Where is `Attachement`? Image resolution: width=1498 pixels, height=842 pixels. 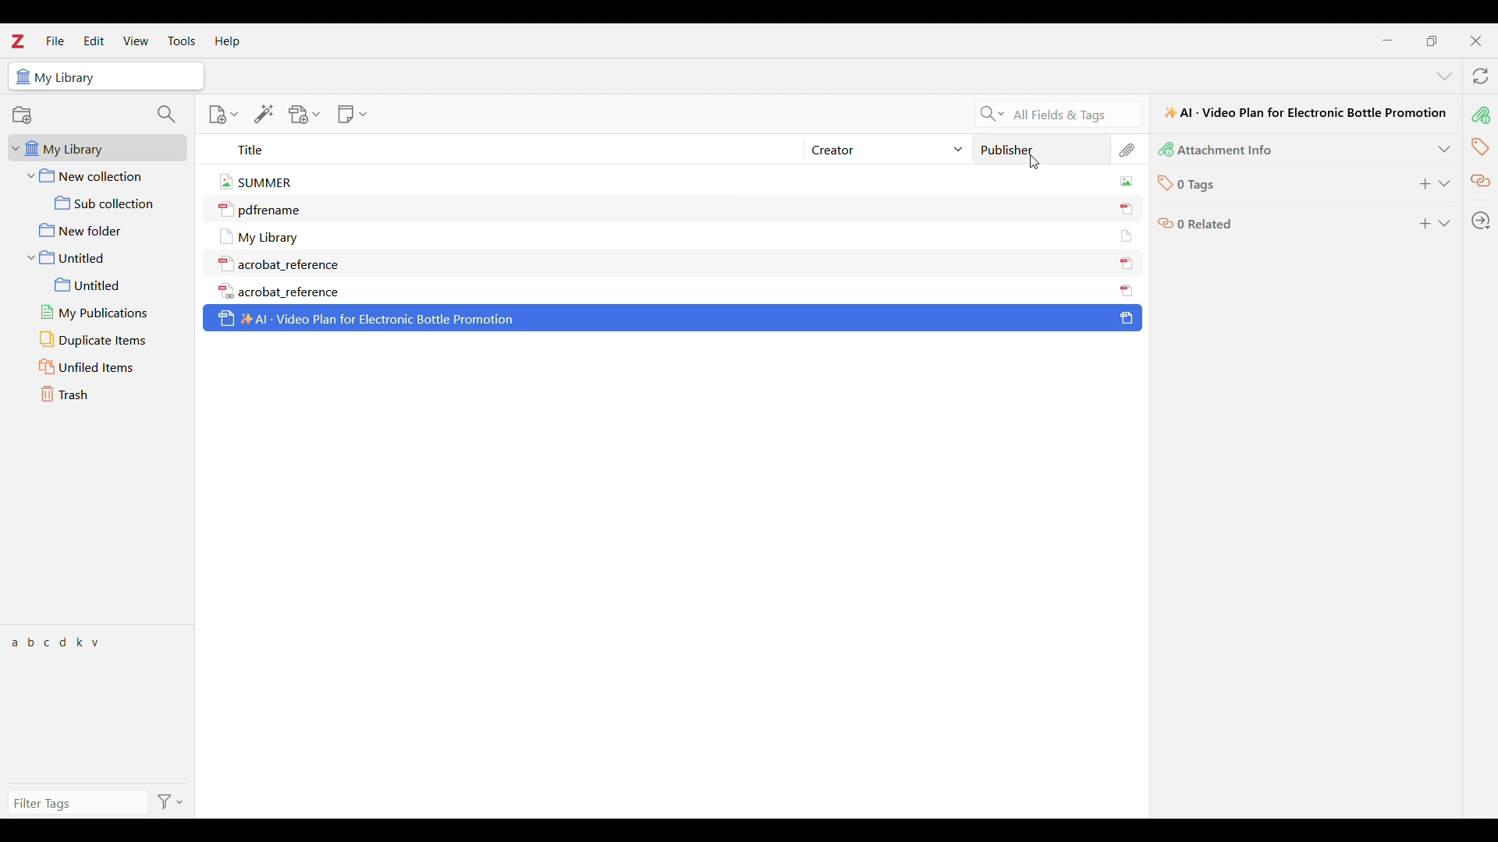 Attachement is located at coordinates (1129, 149).